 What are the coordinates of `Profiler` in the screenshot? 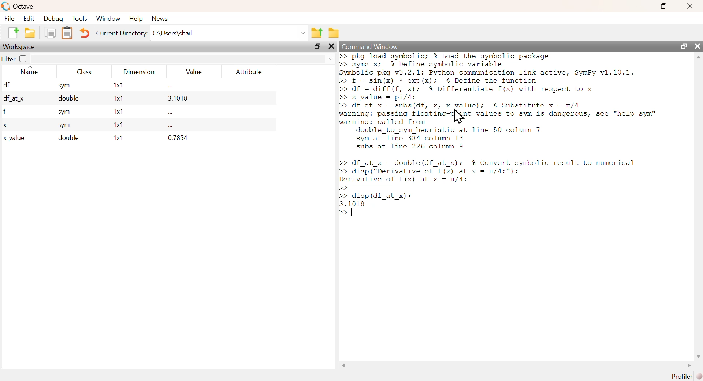 It's located at (681, 376).